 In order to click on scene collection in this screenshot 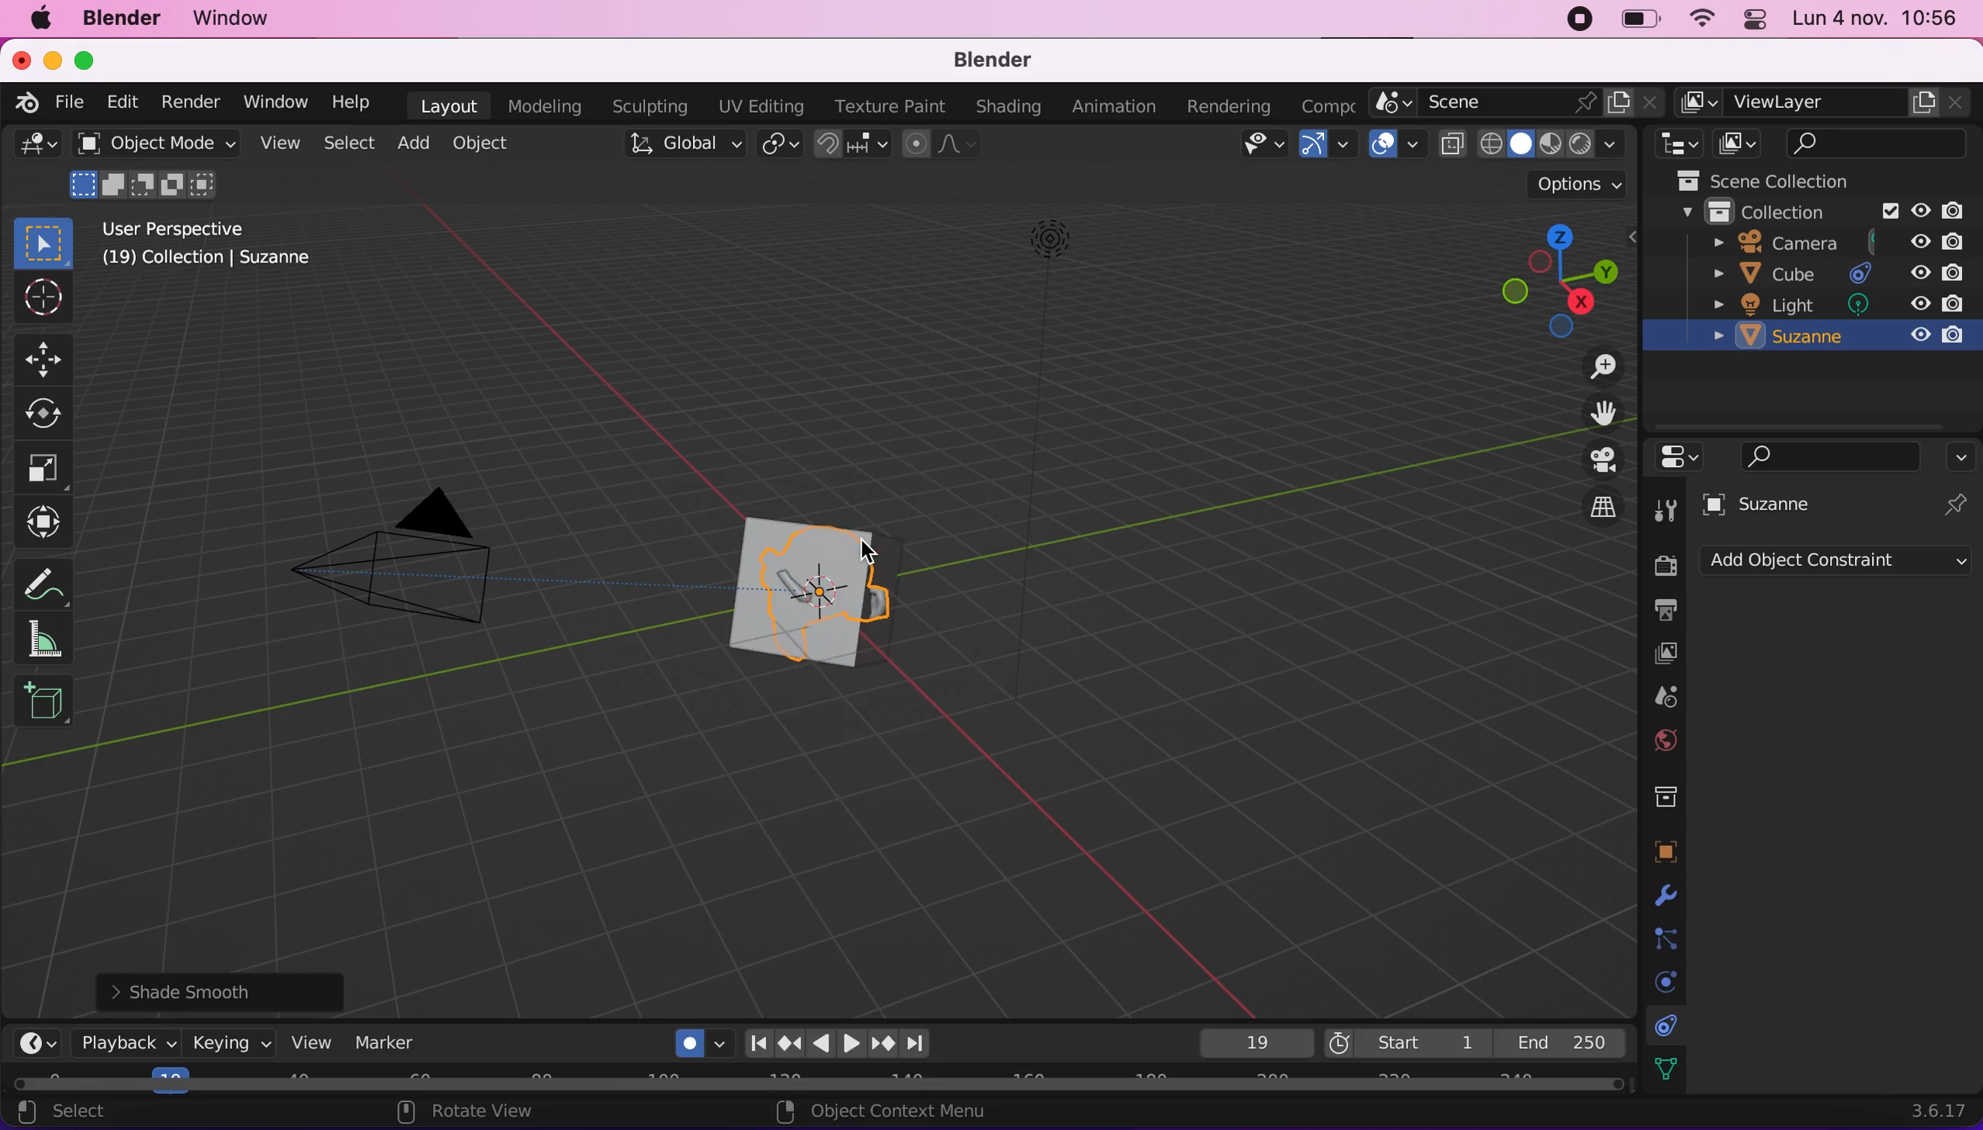, I will do `click(1784, 181)`.